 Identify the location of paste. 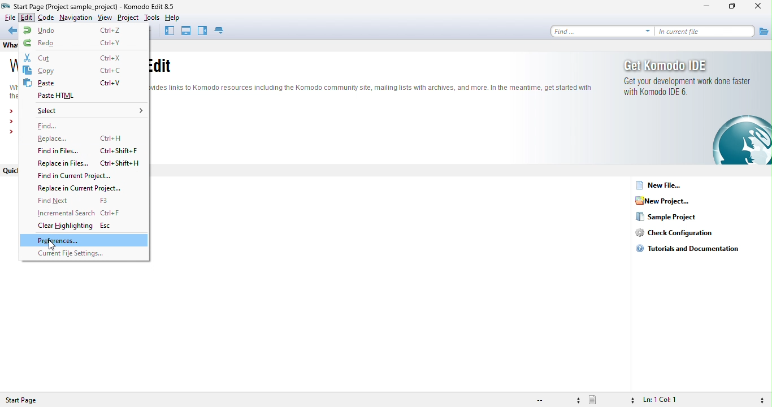
(84, 83).